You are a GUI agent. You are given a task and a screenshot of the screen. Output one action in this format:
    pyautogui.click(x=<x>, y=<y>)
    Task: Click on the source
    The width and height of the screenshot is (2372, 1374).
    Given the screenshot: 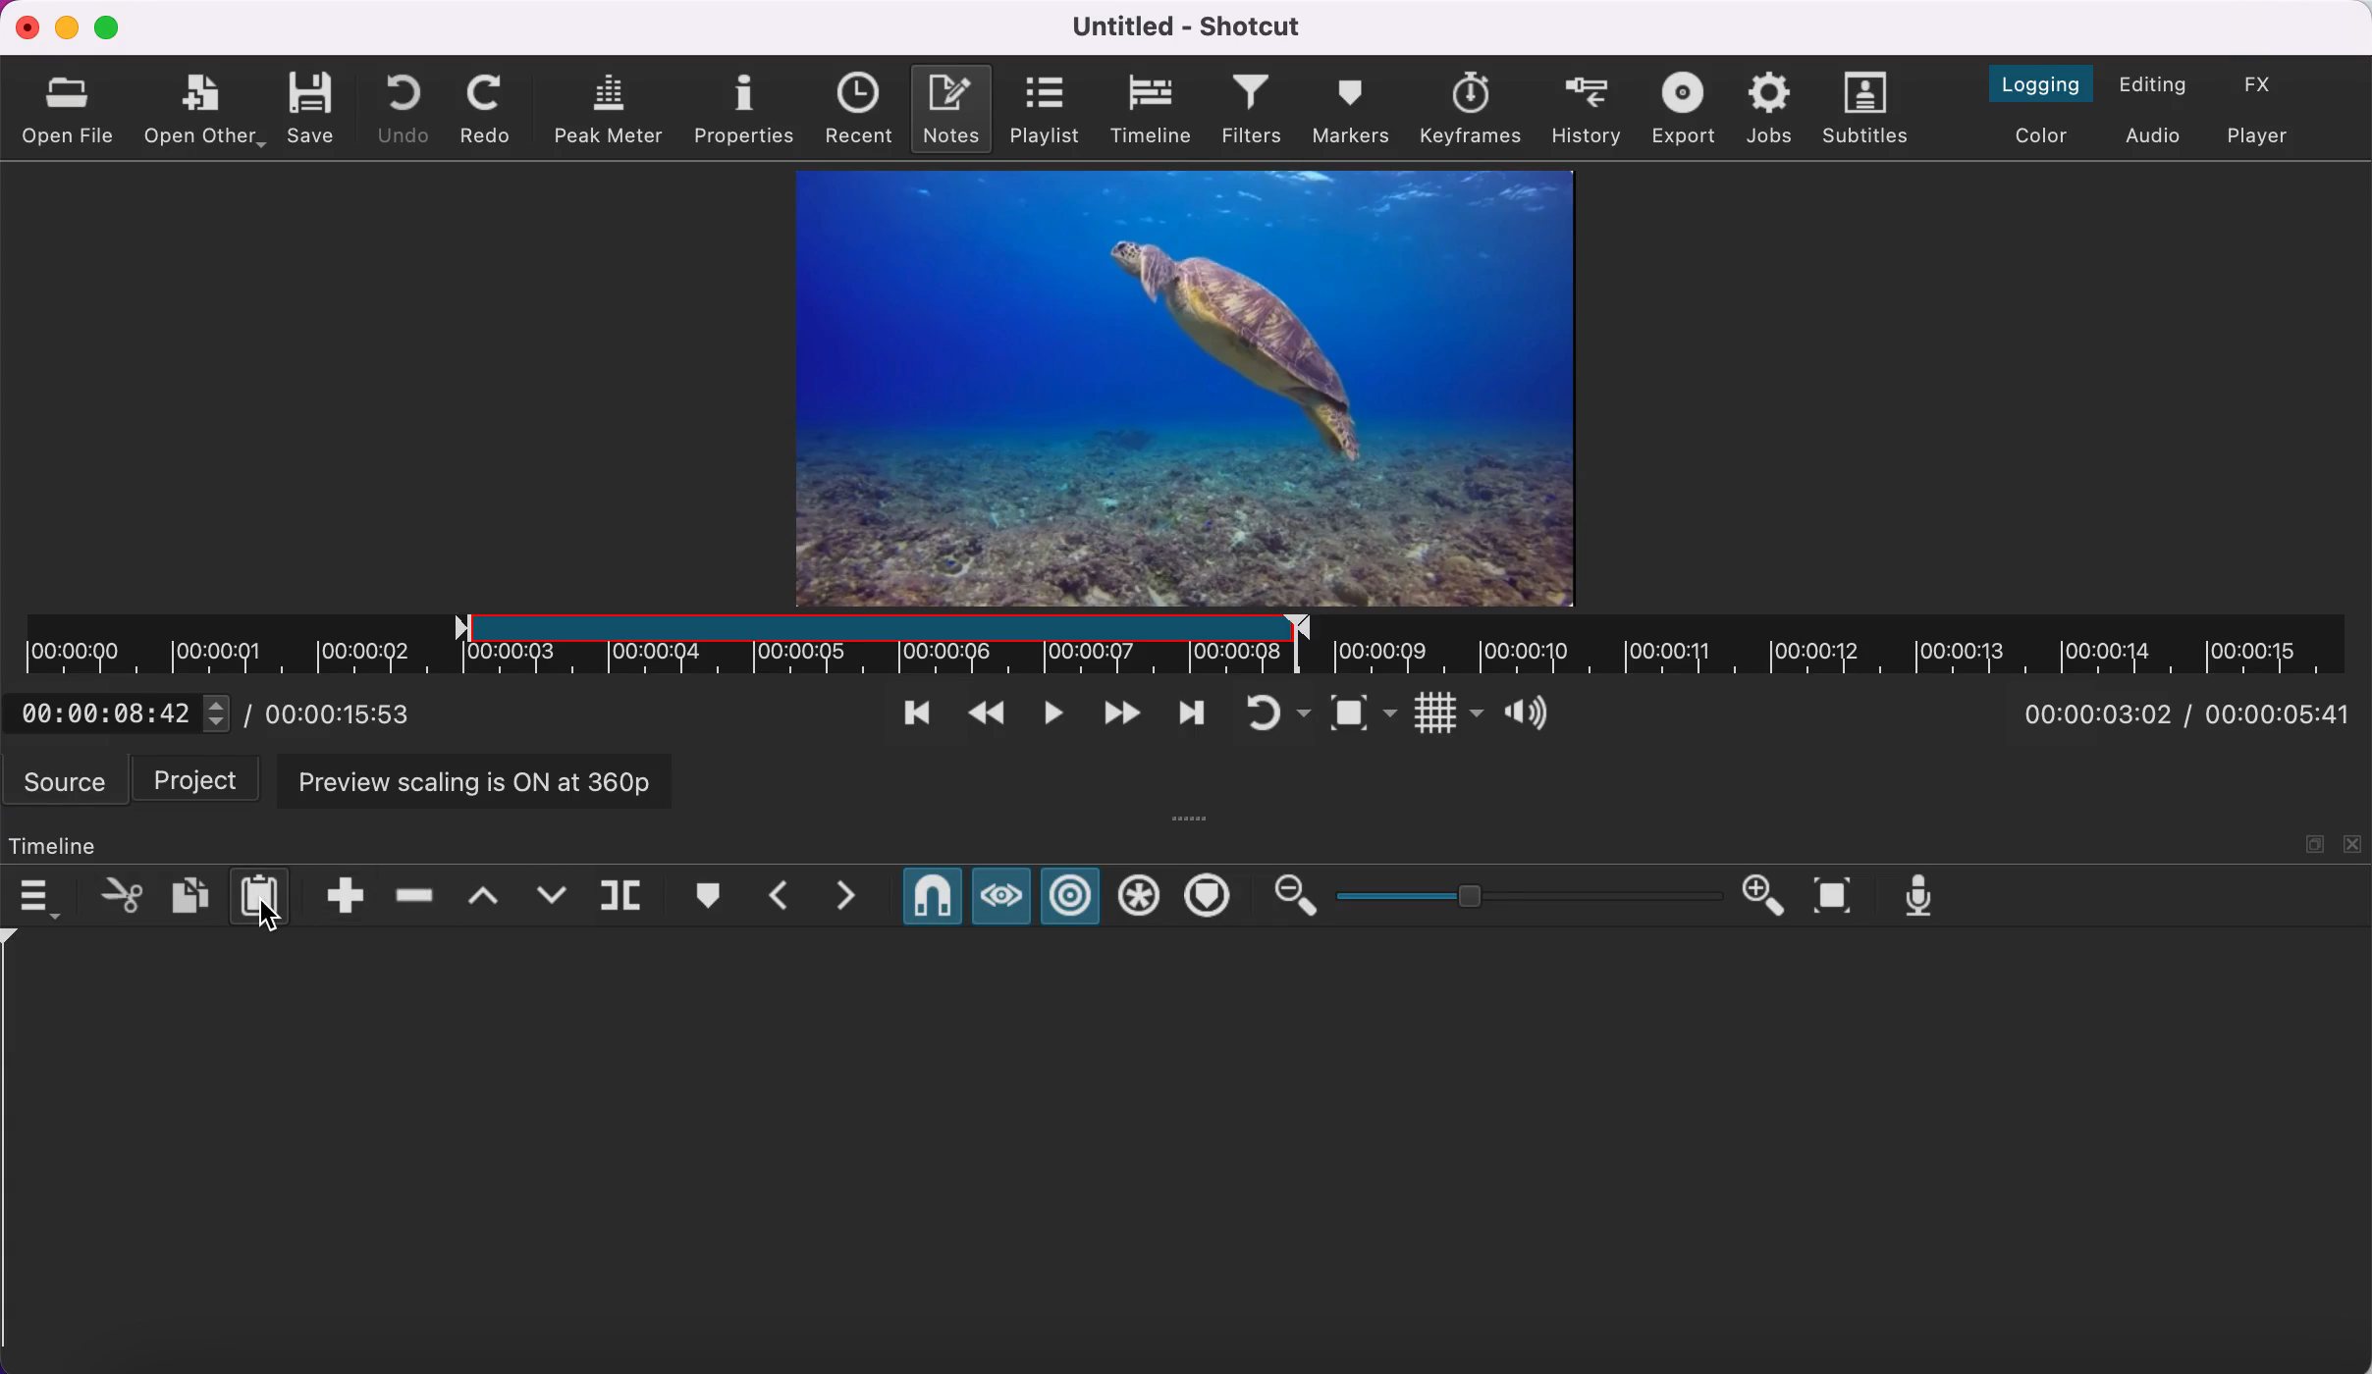 What is the action you would take?
    pyautogui.click(x=64, y=781)
    